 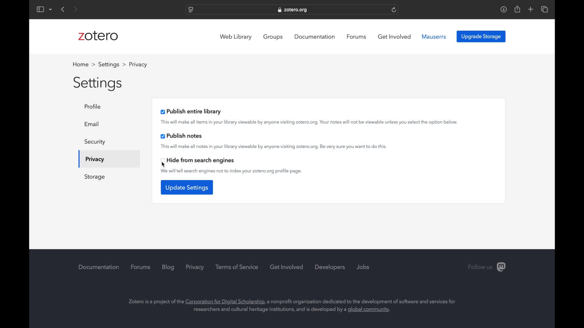 What do you see at coordinates (181, 136) in the screenshot?
I see `publish notes` at bounding box center [181, 136].